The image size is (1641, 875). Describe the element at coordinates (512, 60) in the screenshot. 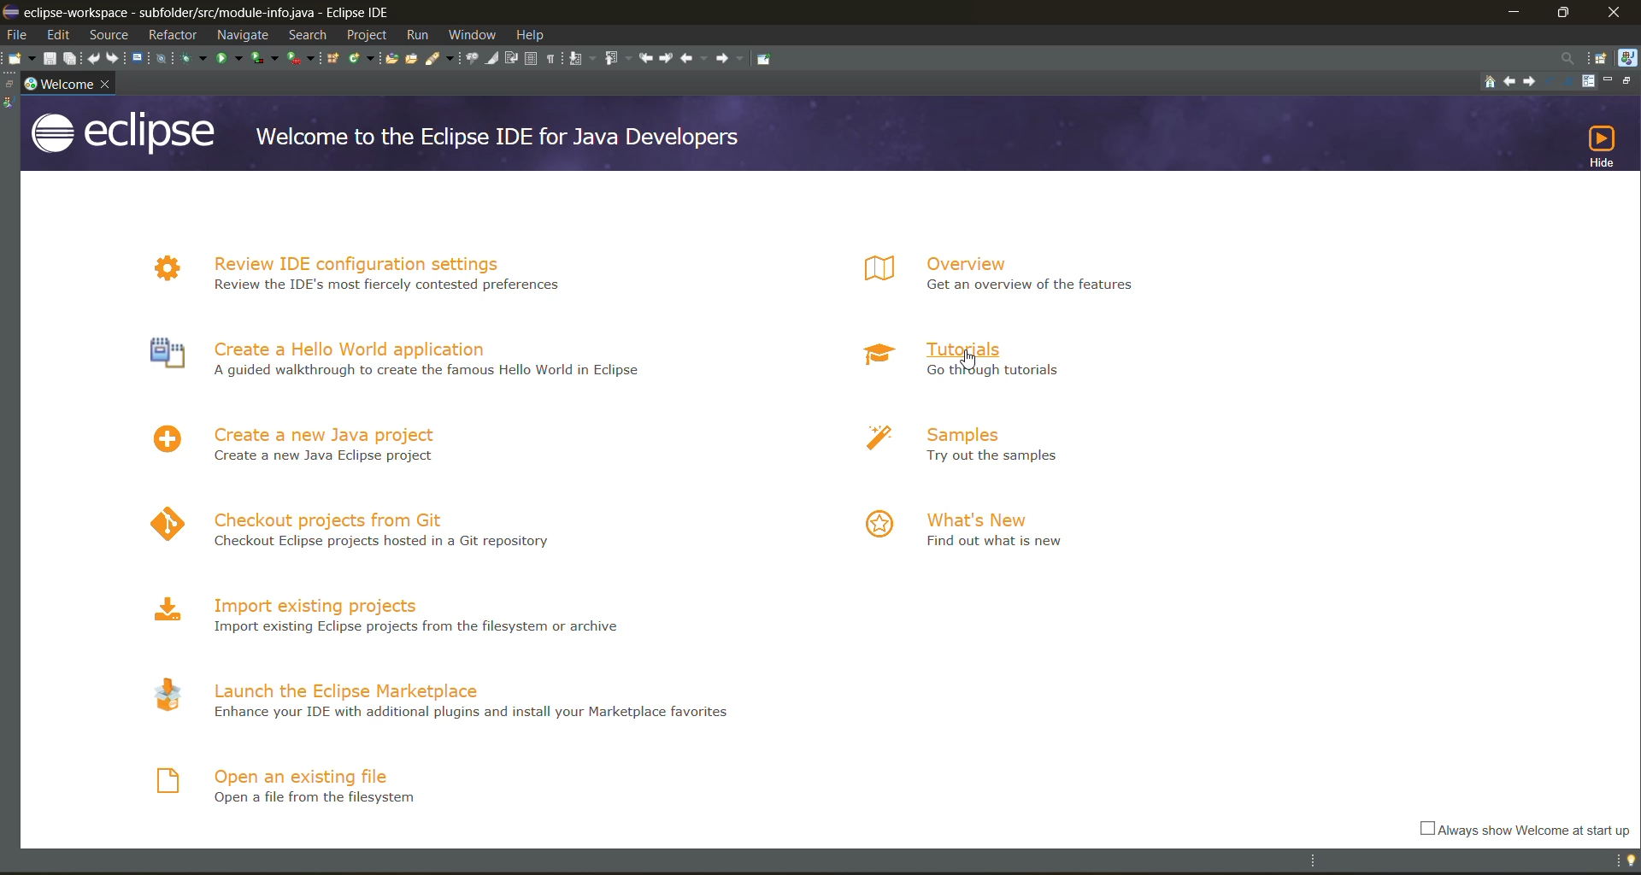

I see `toggle word wrap` at that location.